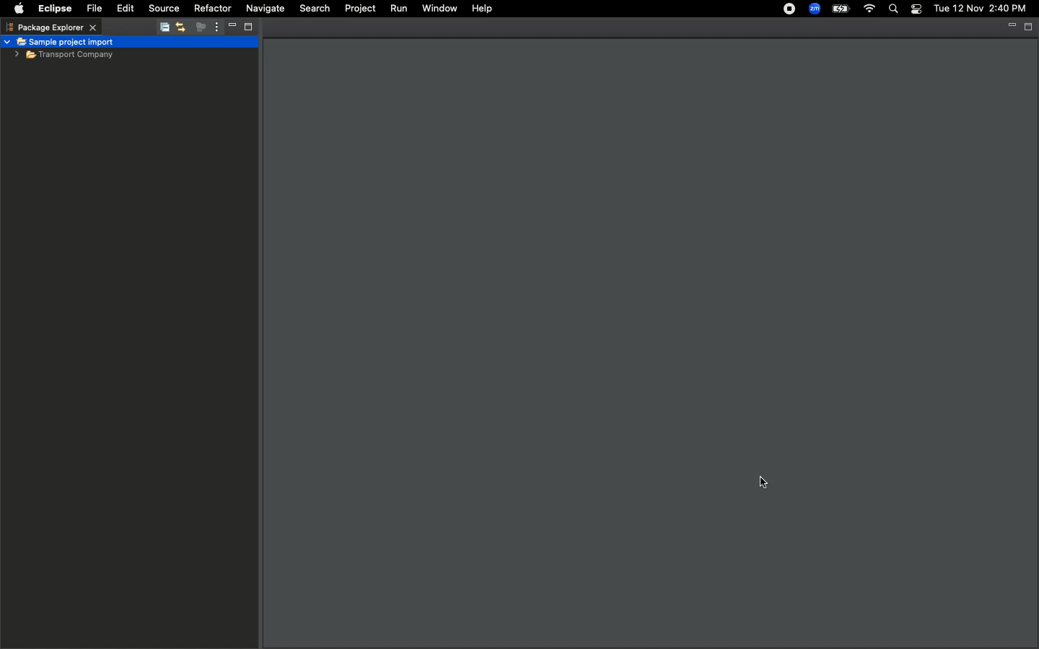 Image resolution: width=1039 pixels, height=649 pixels. I want to click on Project, so click(359, 9).